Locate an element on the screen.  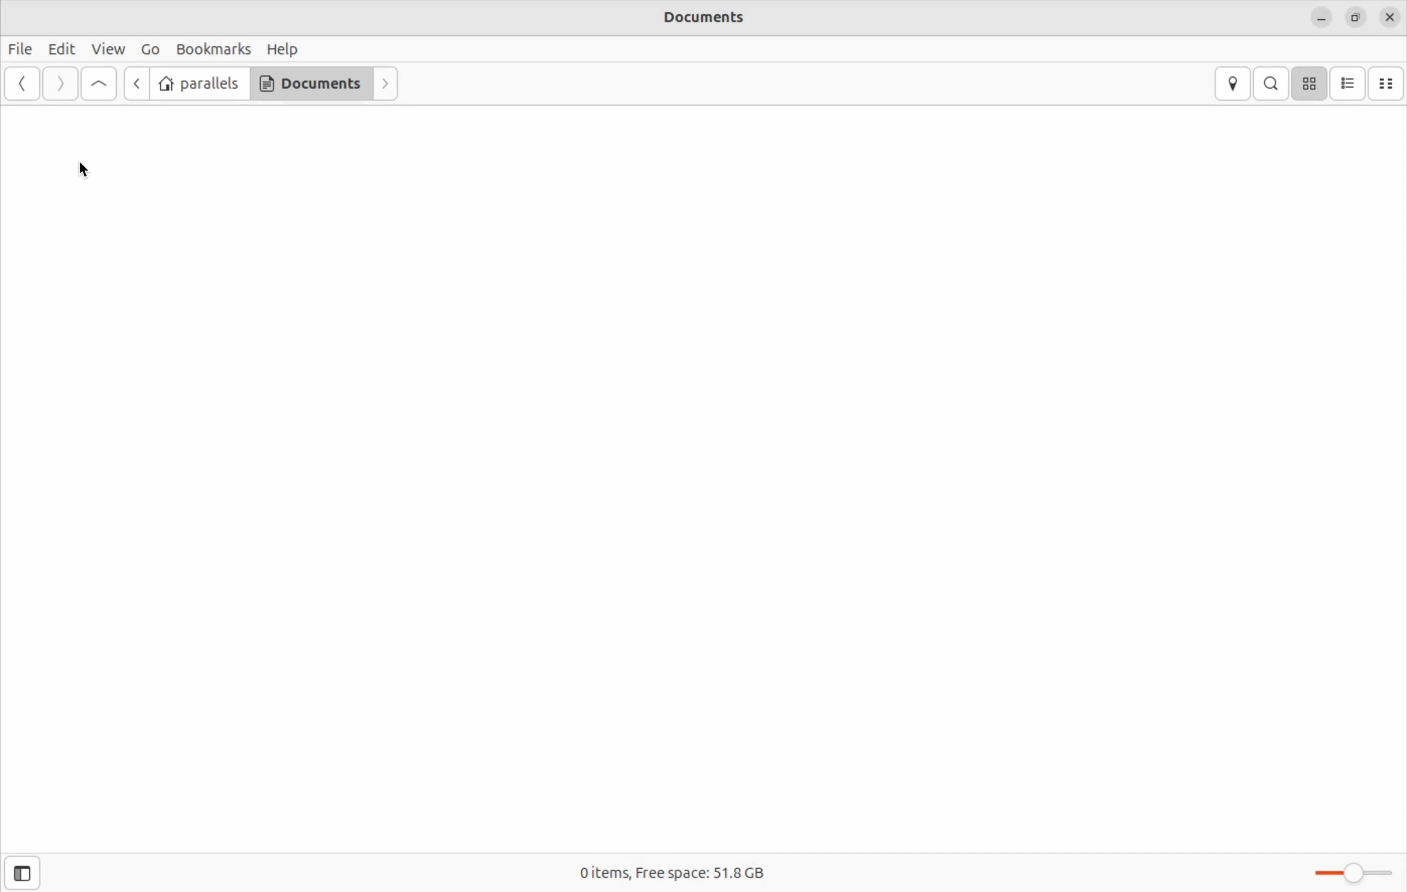
list view is located at coordinates (1350, 83).